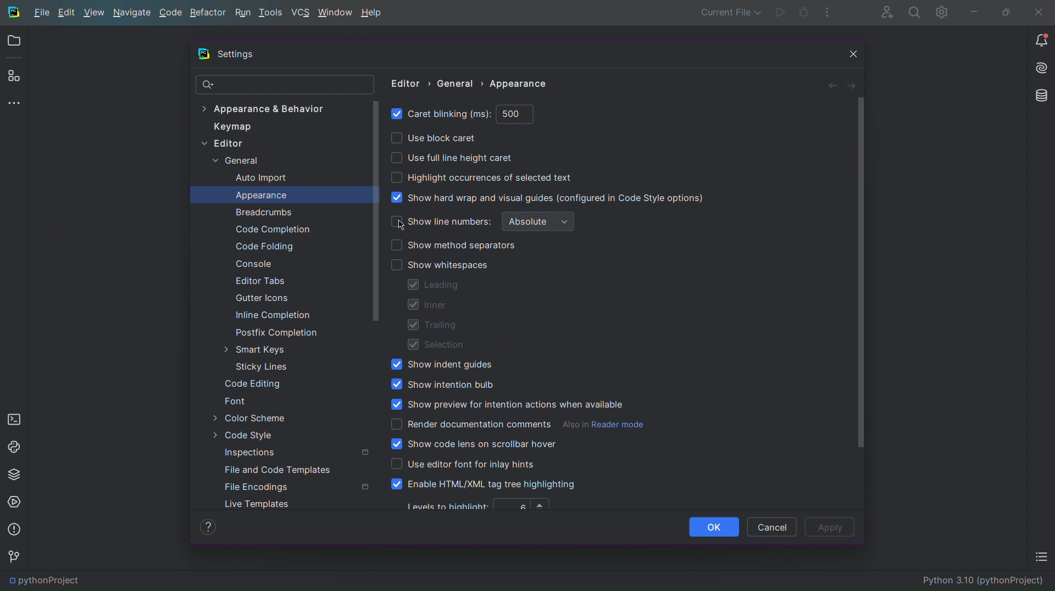 The image size is (1055, 591). Describe the element at coordinates (237, 161) in the screenshot. I see `General` at that location.